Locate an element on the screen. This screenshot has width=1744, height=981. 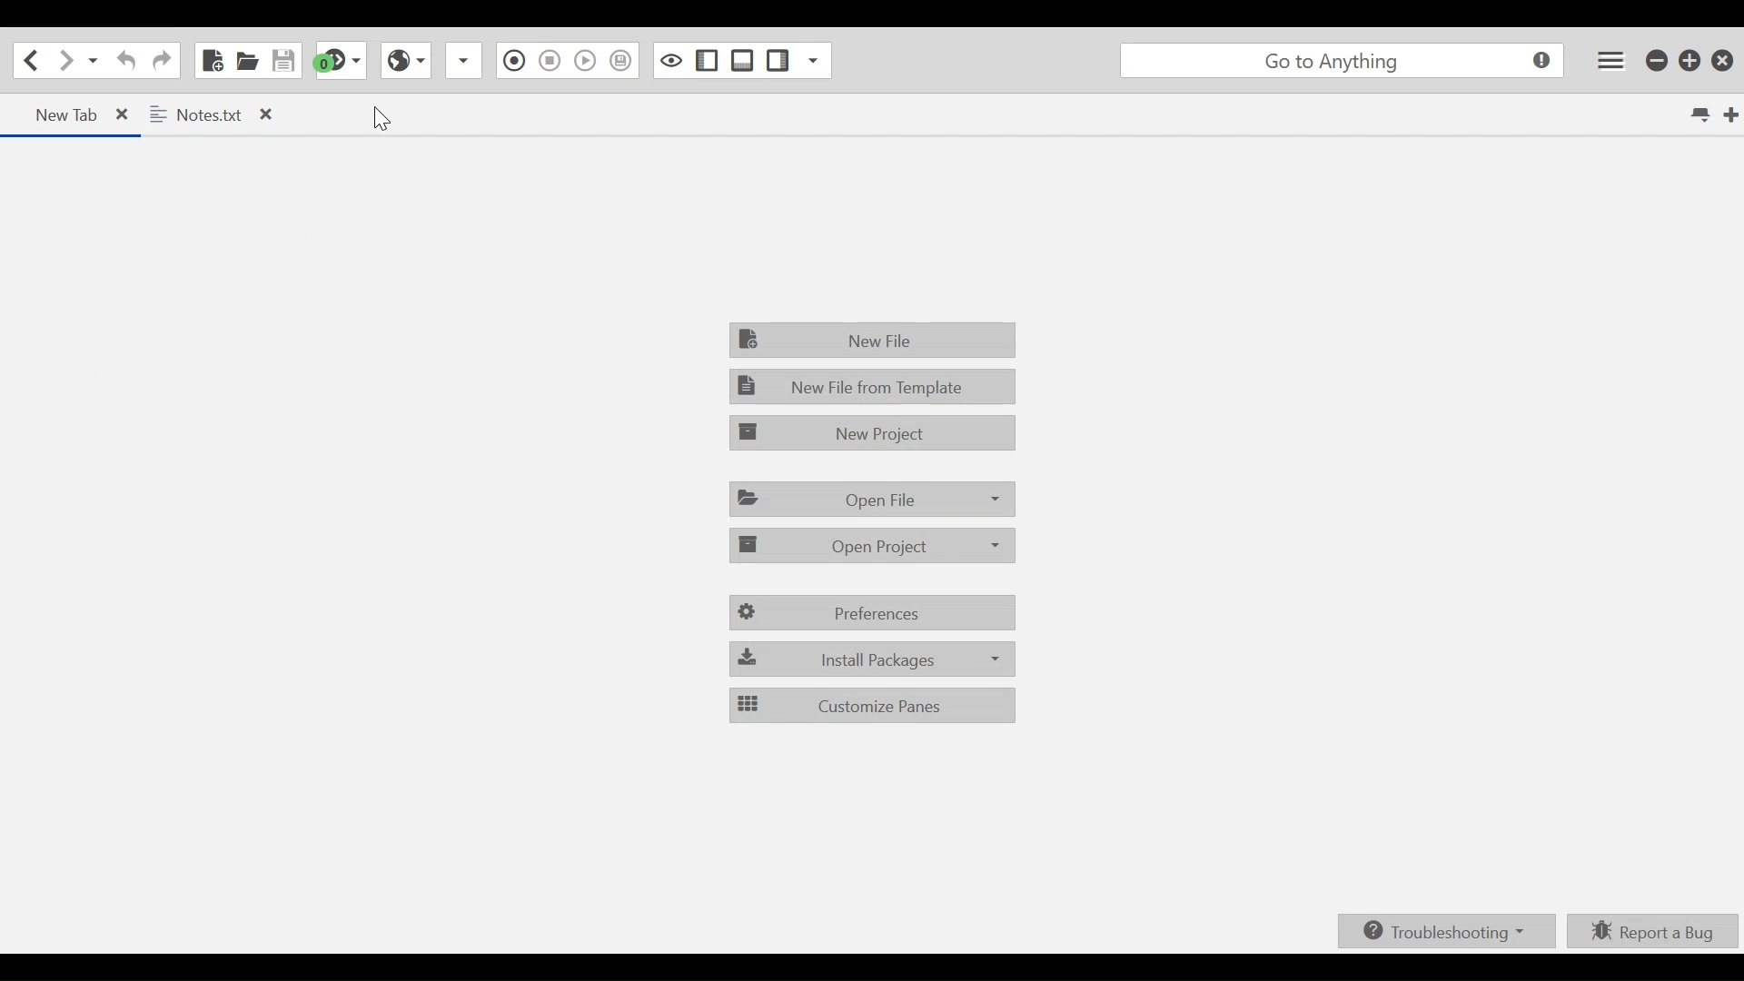
Show/Hide Bottom Pane is located at coordinates (778, 63).